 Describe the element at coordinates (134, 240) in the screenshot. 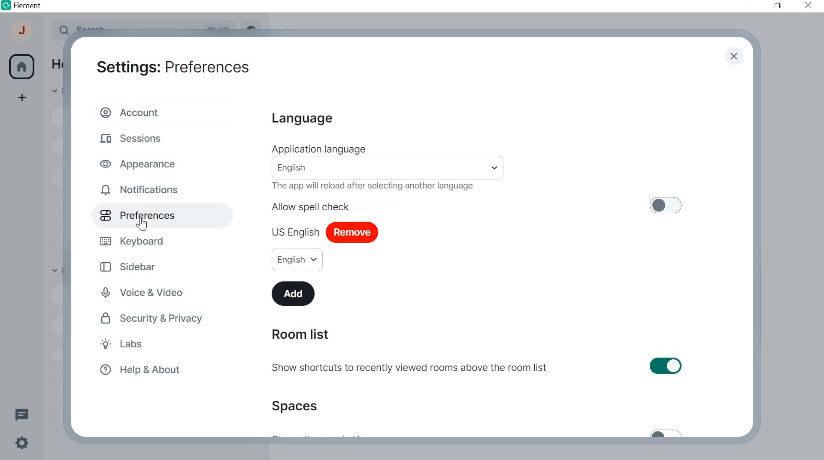

I see `KEYBOARD` at that location.